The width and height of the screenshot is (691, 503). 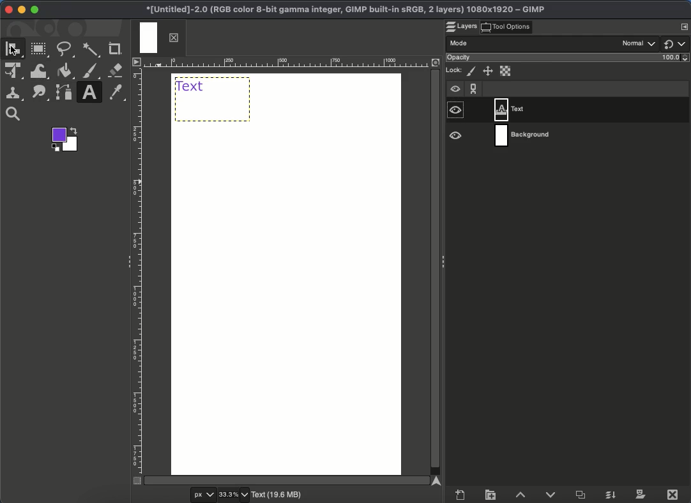 I want to click on Clone, so click(x=15, y=93).